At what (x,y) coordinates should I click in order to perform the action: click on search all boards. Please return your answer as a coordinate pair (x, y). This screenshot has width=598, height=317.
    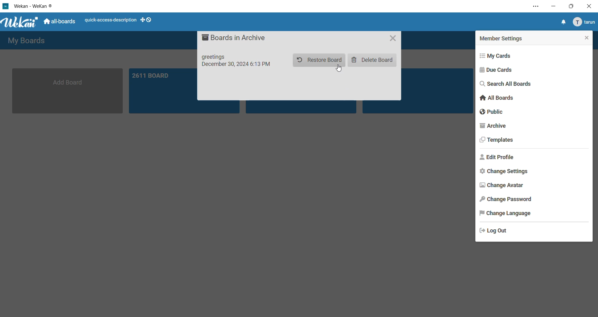
    Looking at the image, I should click on (508, 85).